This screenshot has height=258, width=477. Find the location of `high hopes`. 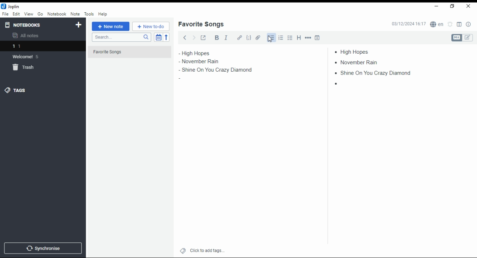

high hopes is located at coordinates (204, 53).